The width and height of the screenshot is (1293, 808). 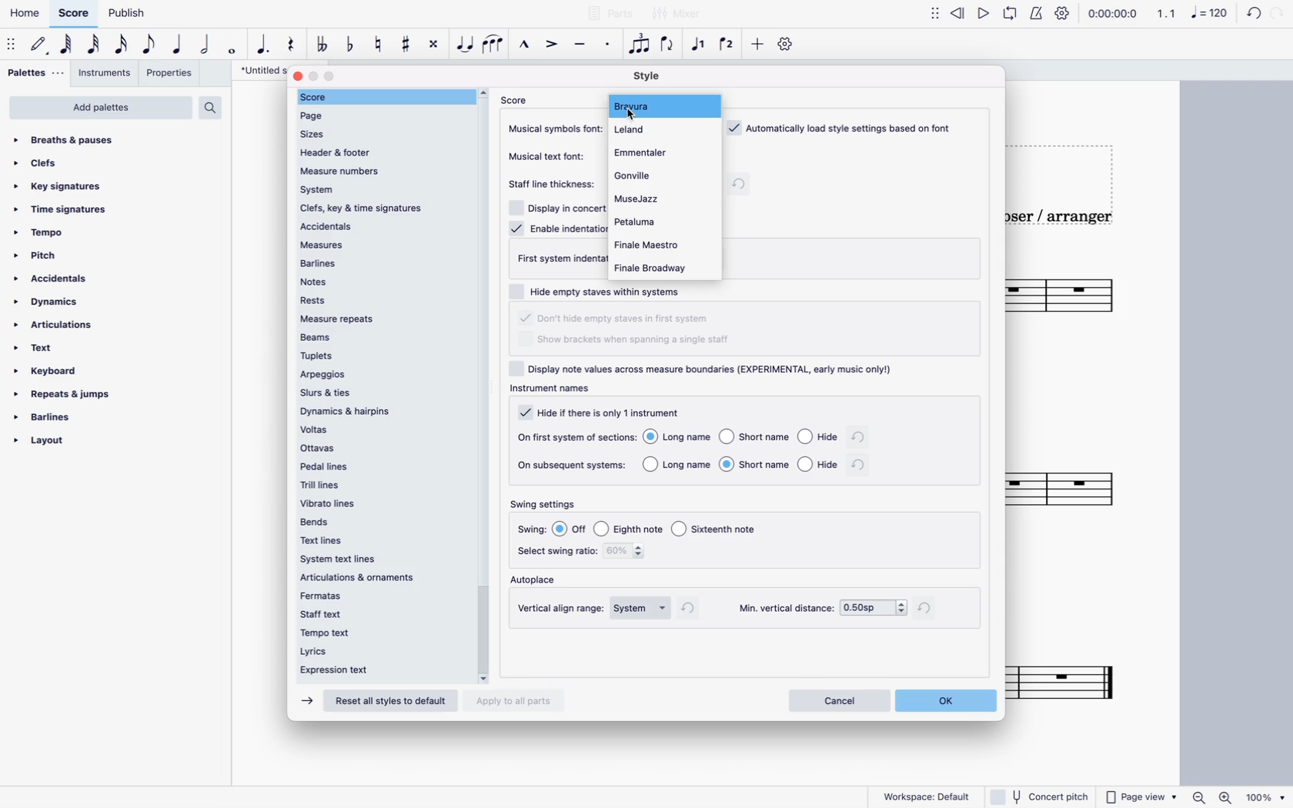 I want to click on barlines, so click(x=382, y=263).